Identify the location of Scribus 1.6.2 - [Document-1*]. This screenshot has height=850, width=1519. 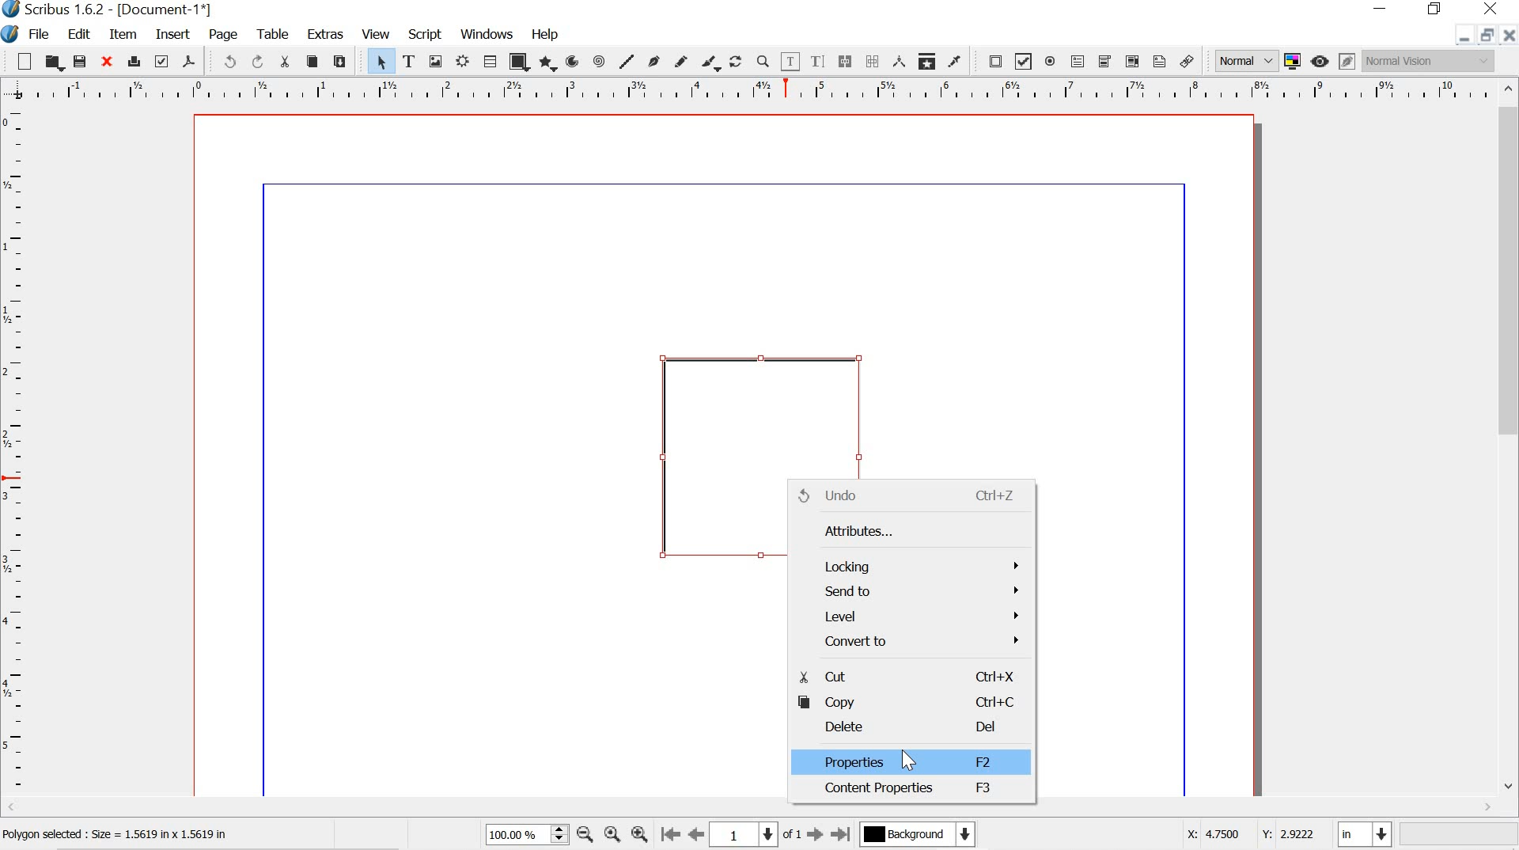
(129, 9).